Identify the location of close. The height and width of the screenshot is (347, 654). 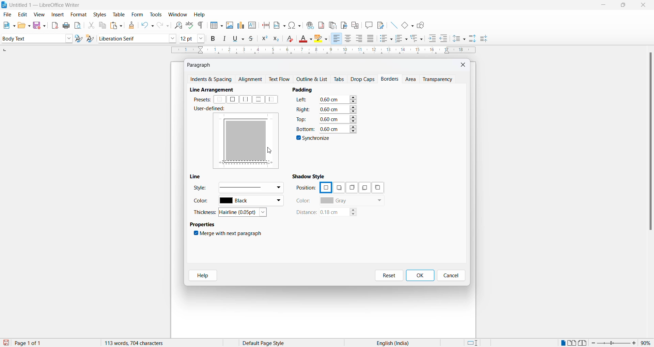
(645, 5).